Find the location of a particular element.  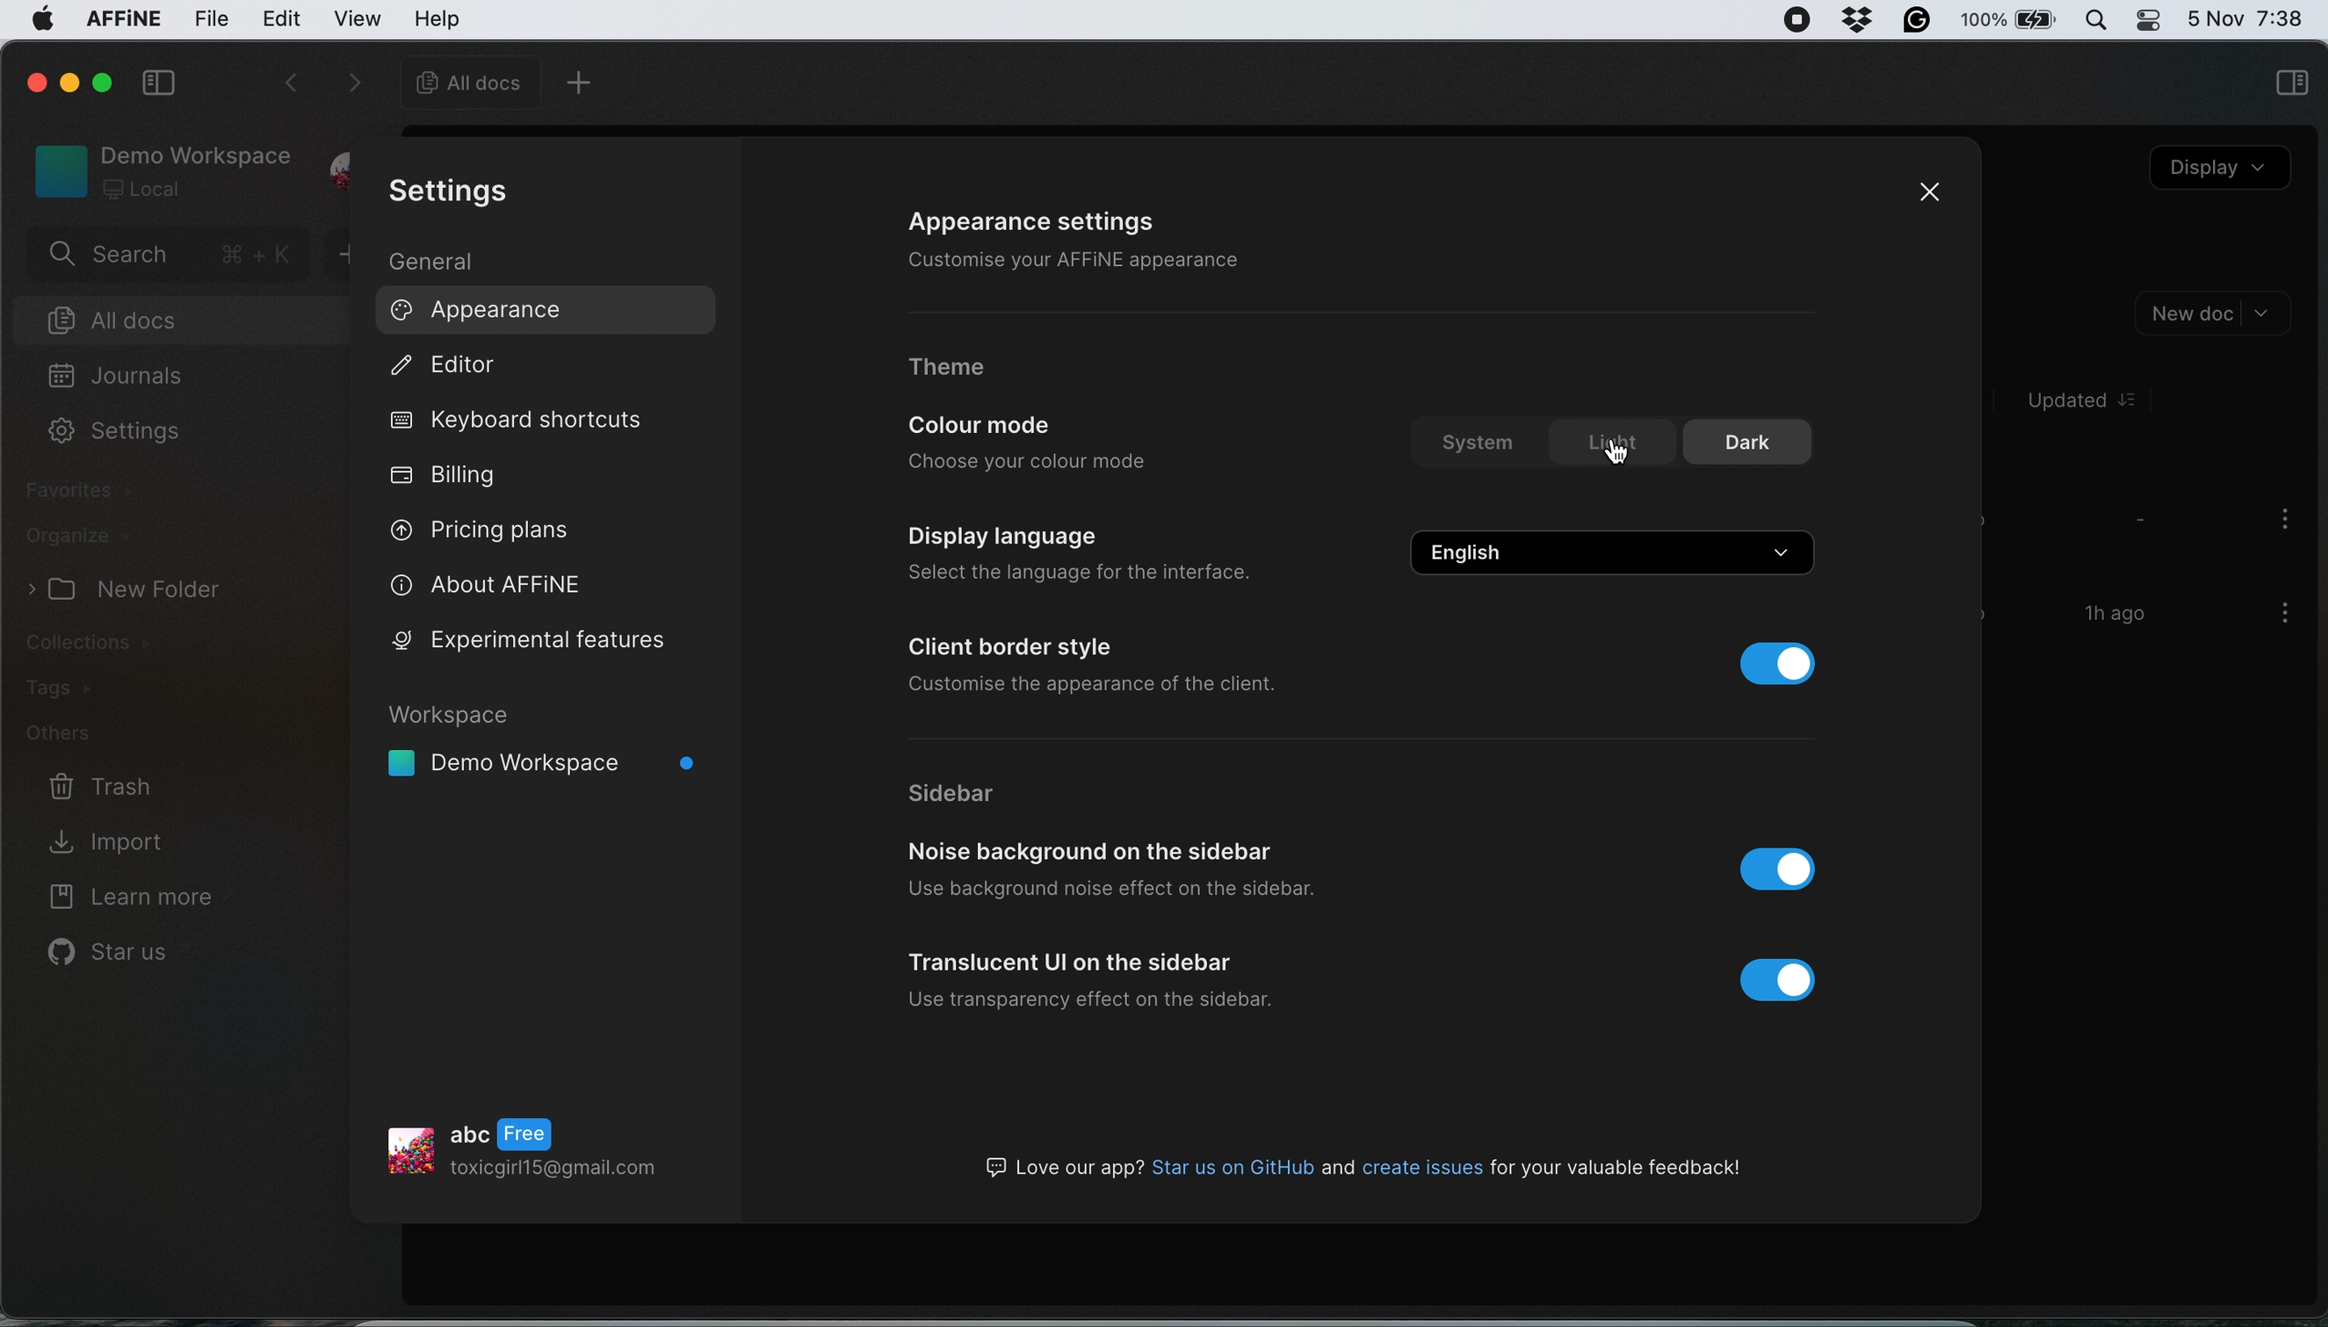

light is located at coordinates (1612, 443).